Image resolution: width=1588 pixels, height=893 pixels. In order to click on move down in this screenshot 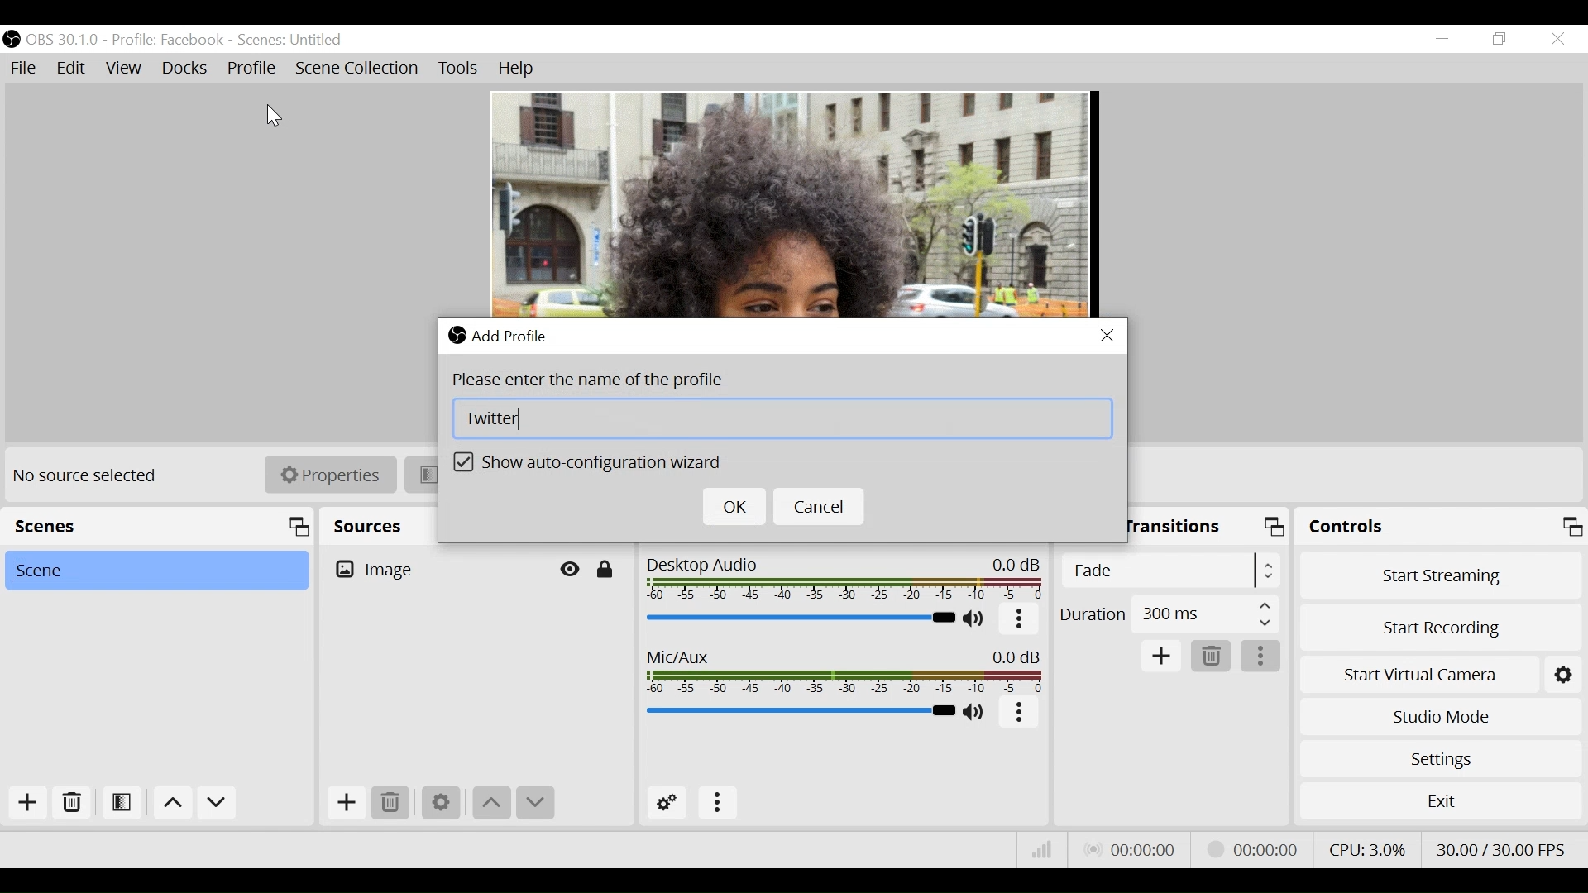, I will do `click(218, 804)`.